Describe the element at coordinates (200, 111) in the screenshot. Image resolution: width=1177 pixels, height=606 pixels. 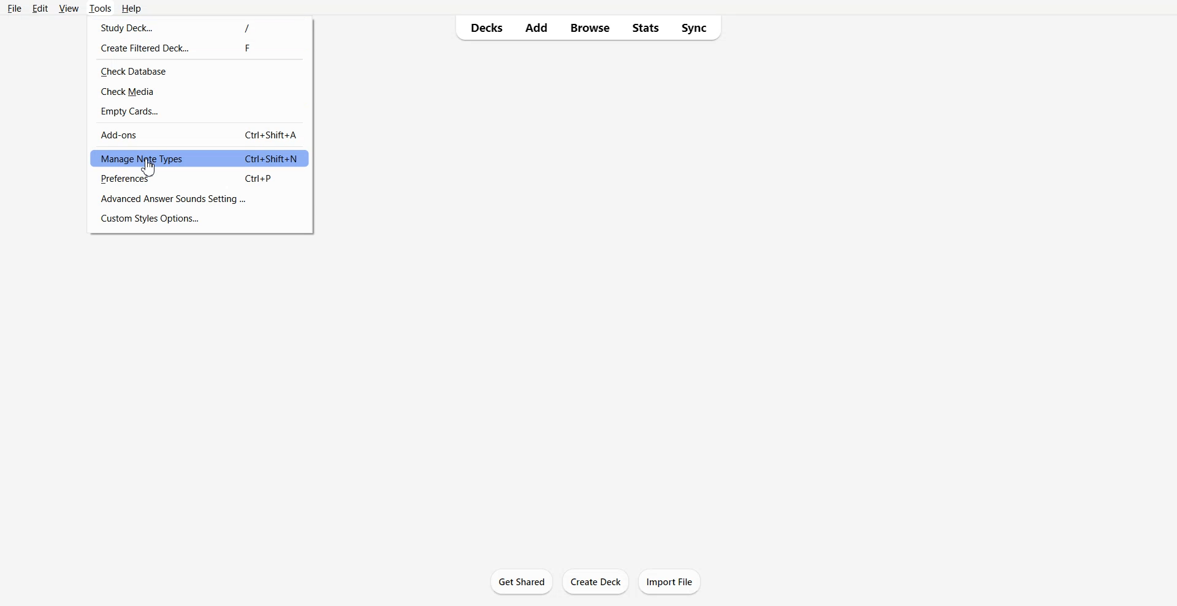
I see `Empty Cards` at that location.